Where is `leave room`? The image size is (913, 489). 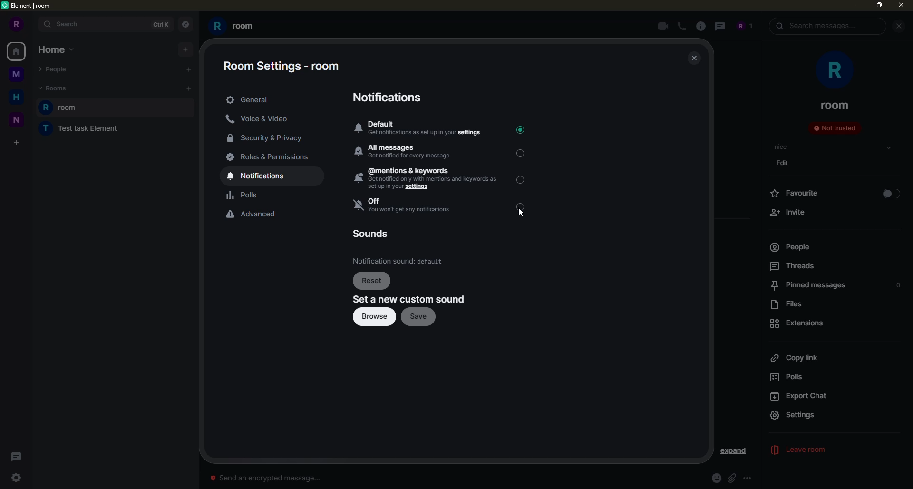 leave room is located at coordinates (806, 450).